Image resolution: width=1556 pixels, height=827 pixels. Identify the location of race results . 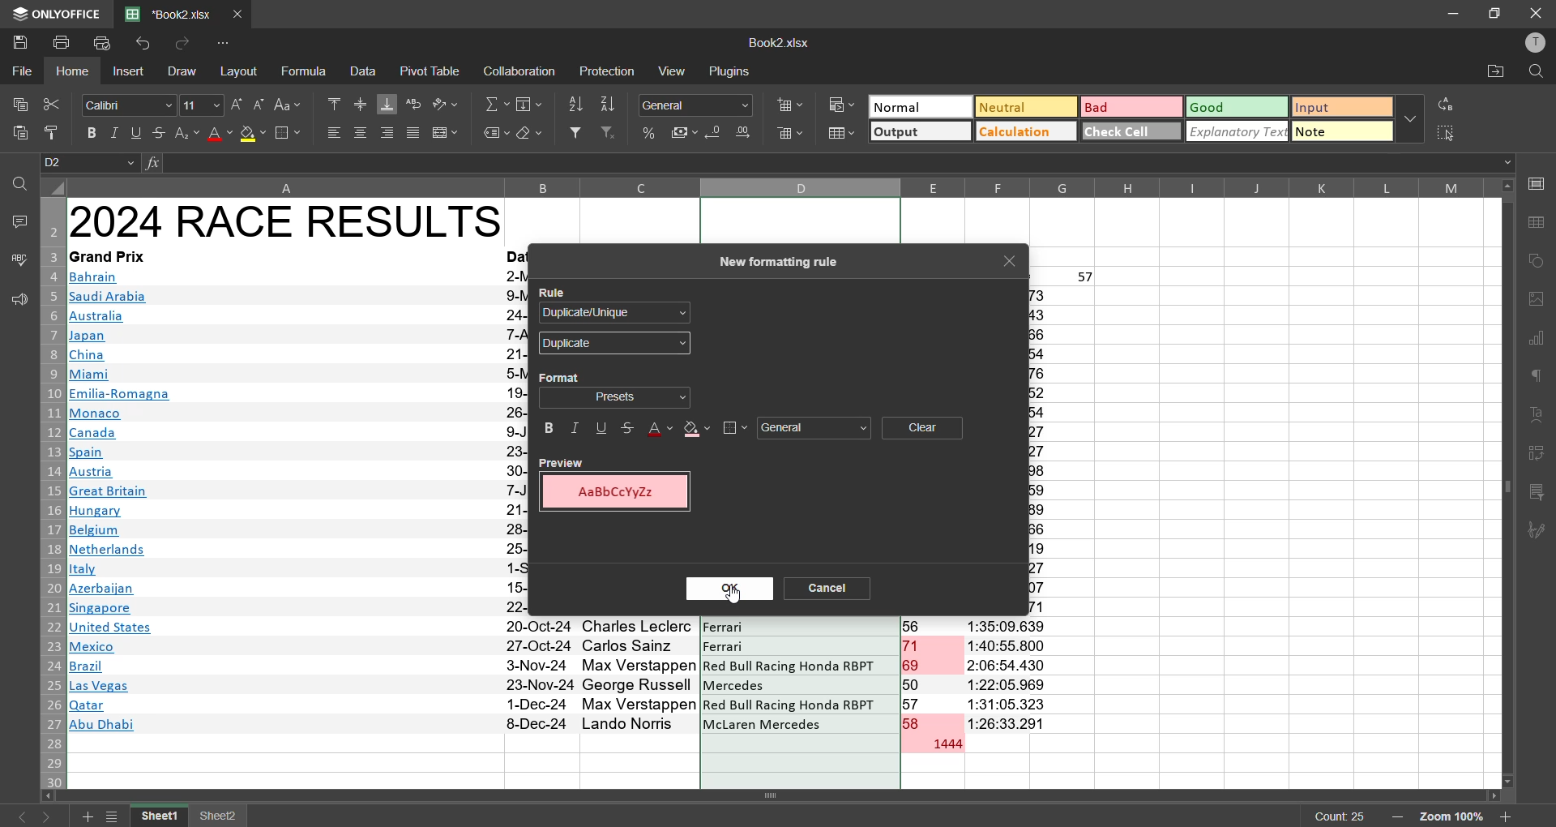
(286, 221).